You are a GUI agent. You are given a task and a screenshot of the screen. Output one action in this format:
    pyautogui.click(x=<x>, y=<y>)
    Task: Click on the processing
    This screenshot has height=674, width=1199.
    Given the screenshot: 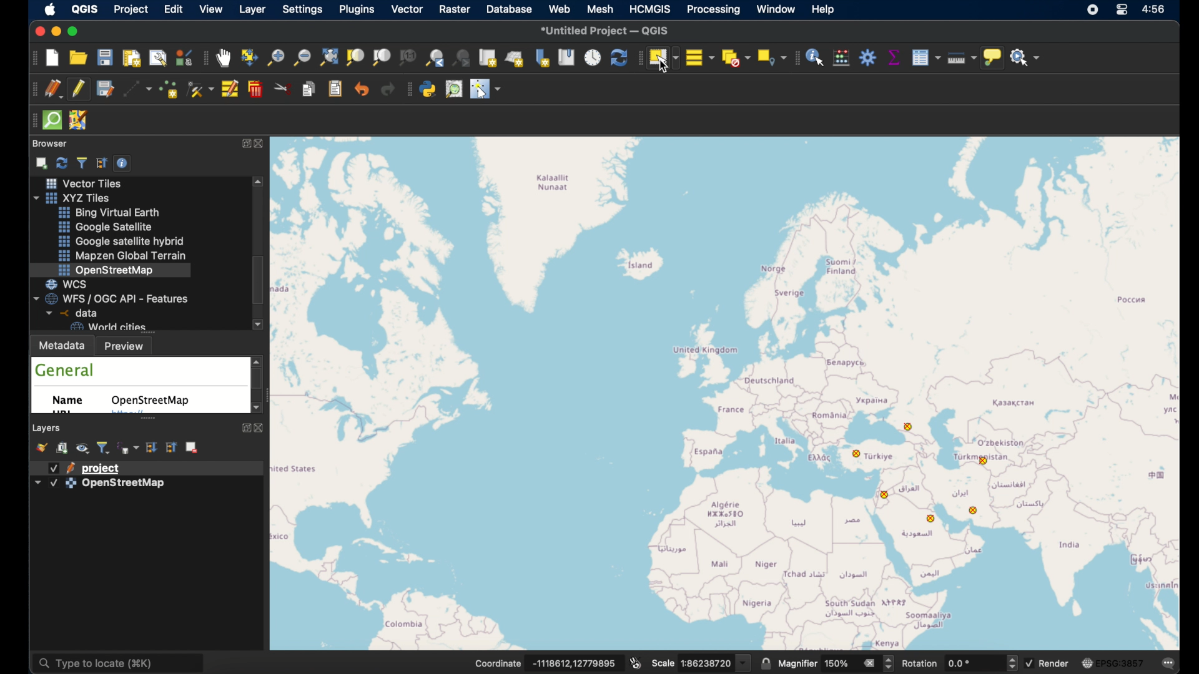 What is the action you would take?
    pyautogui.click(x=714, y=10)
    